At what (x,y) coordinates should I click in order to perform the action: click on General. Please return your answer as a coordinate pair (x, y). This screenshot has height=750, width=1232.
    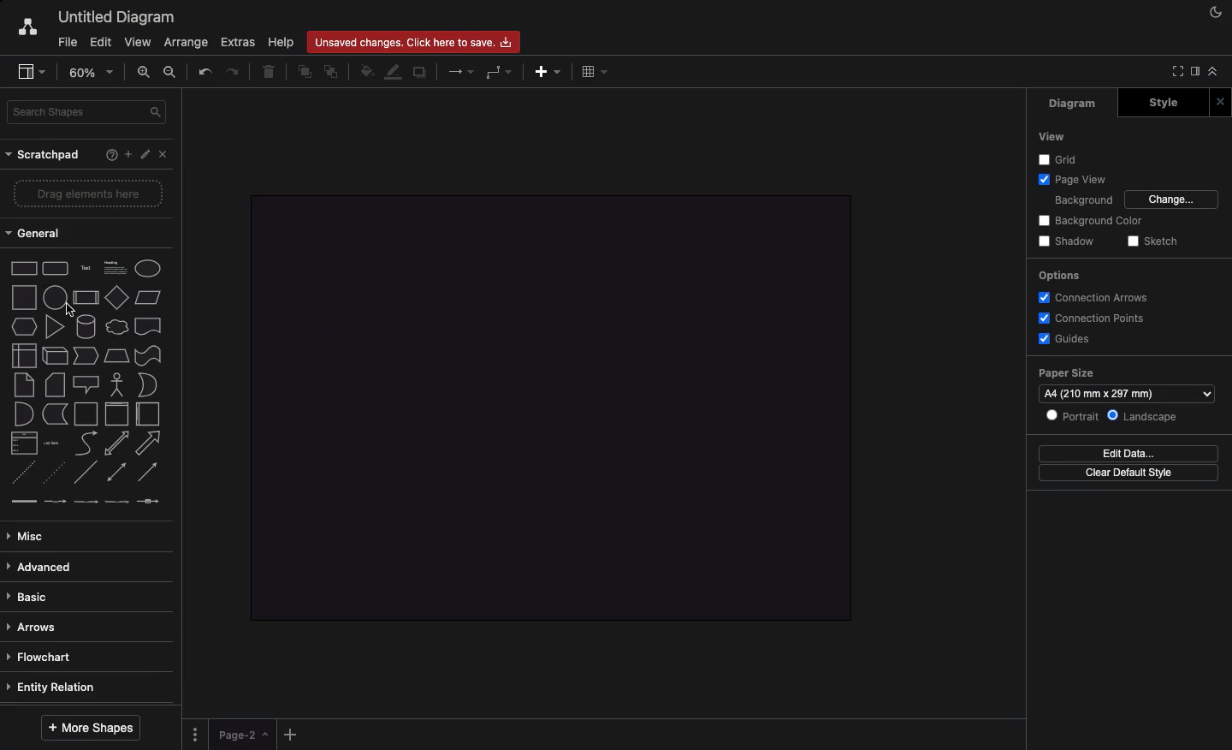
    Looking at the image, I should click on (40, 235).